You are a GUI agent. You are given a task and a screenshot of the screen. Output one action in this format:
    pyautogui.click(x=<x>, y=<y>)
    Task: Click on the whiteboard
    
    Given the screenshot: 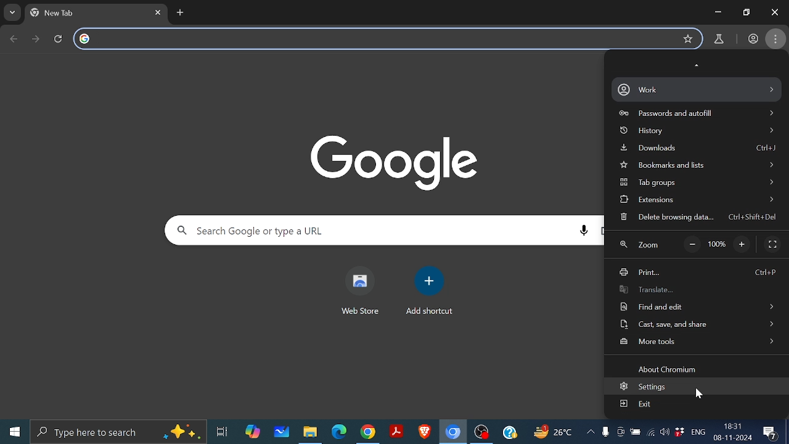 What is the action you would take?
    pyautogui.click(x=282, y=432)
    